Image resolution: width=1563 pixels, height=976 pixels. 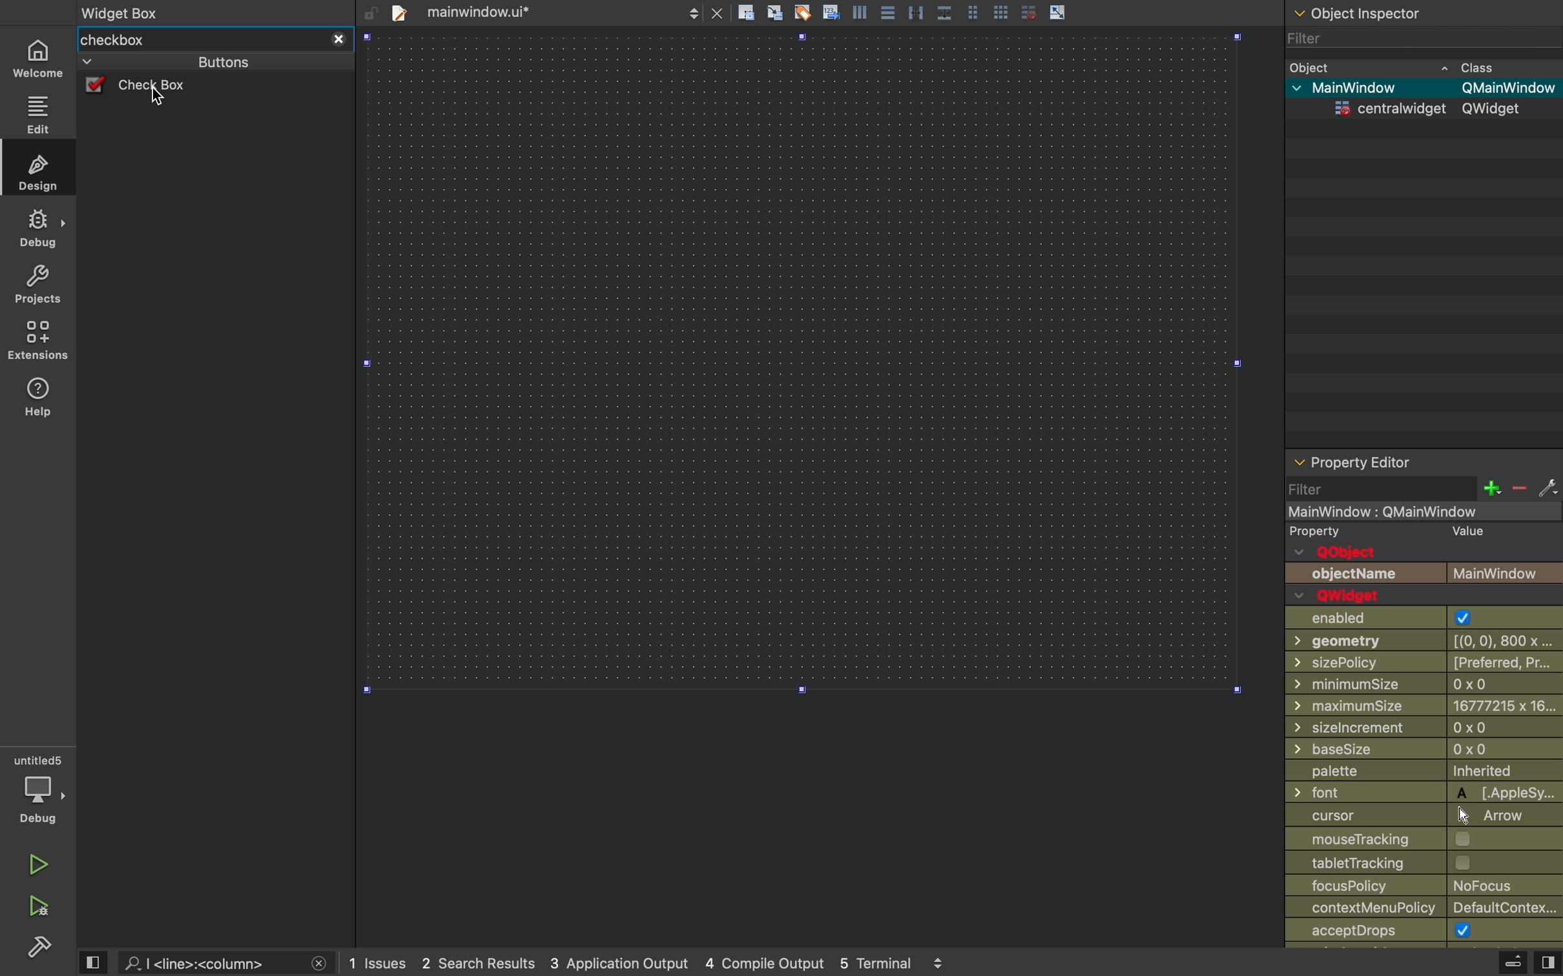 I want to click on mainwindow, so click(x=1423, y=88).